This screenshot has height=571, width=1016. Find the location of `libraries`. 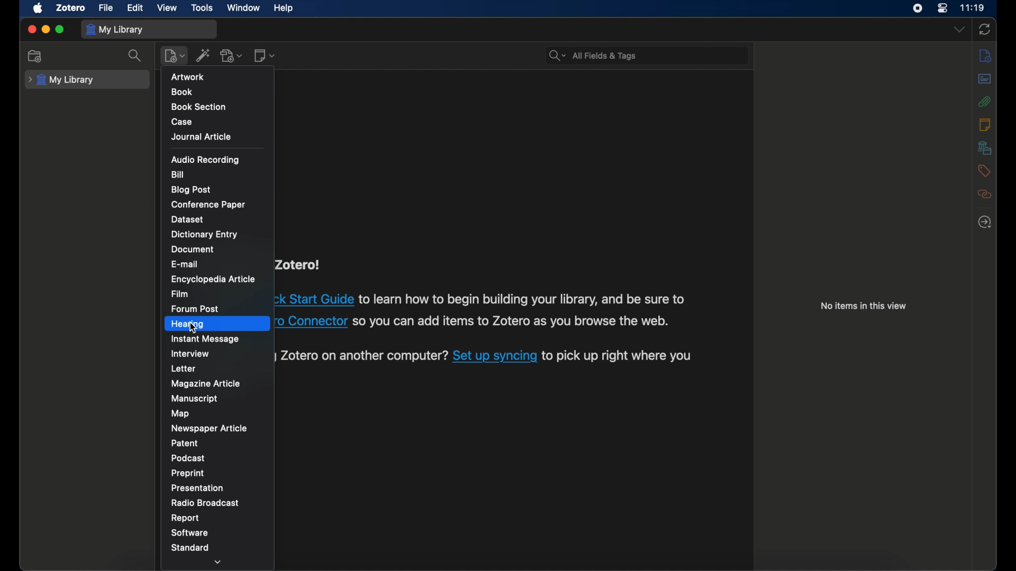

libraries is located at coordinates (985, 148).